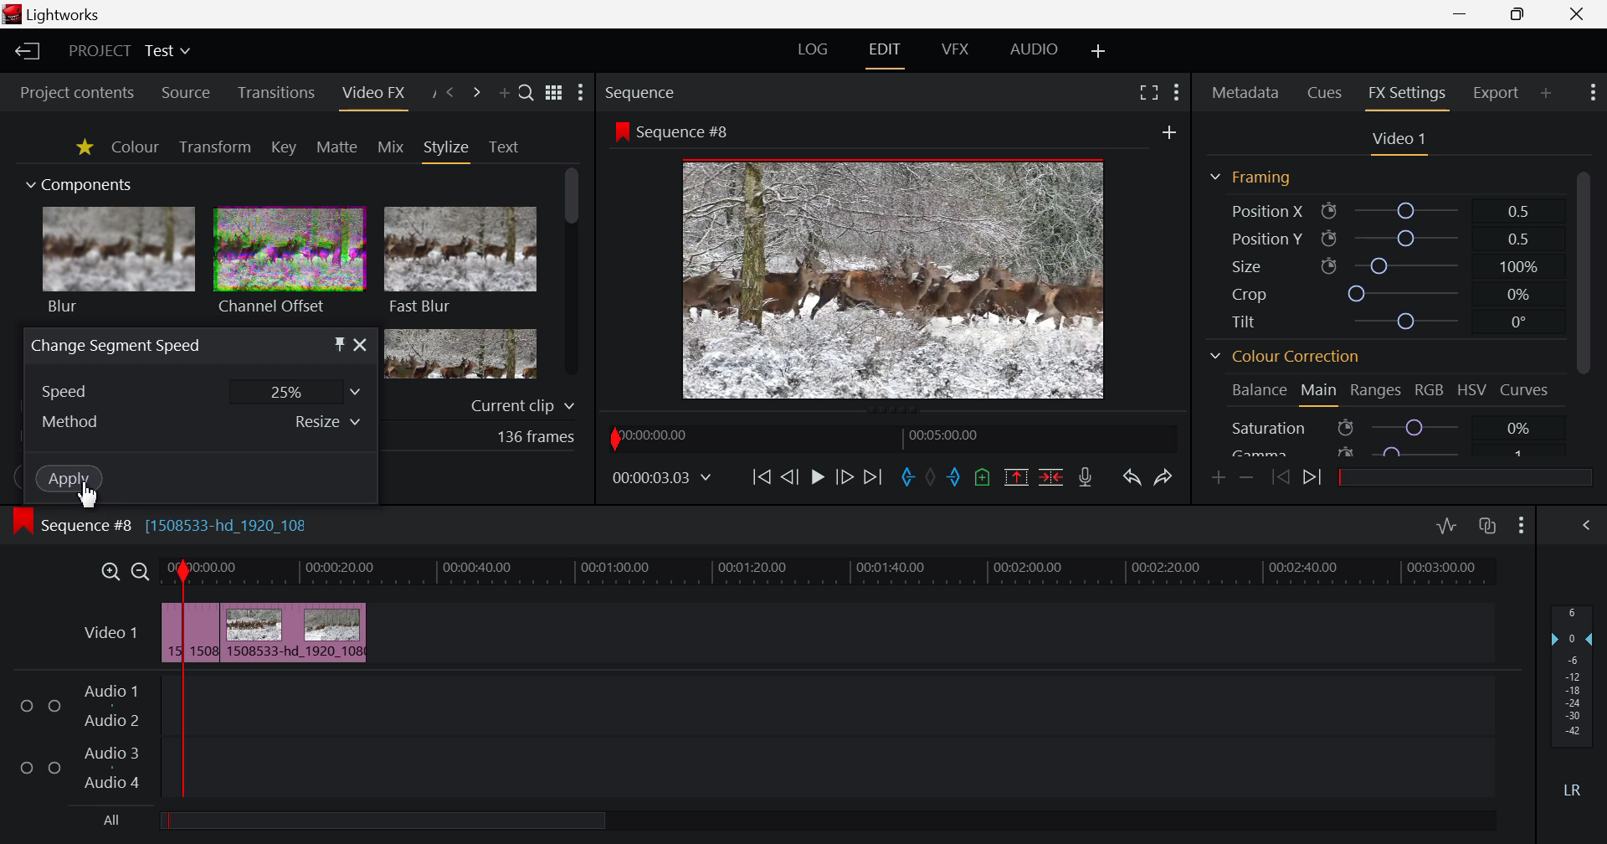  What do you see at coordinates (201, 391) in the screenshot?
I see `Cursor on Speed` at bounding box center [201, 391].